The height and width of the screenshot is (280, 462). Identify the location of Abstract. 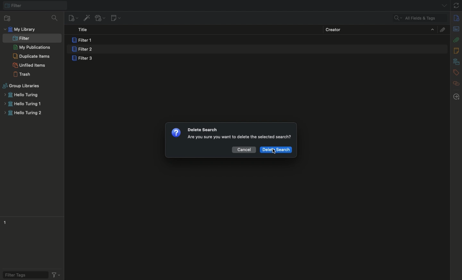
(456, 29).